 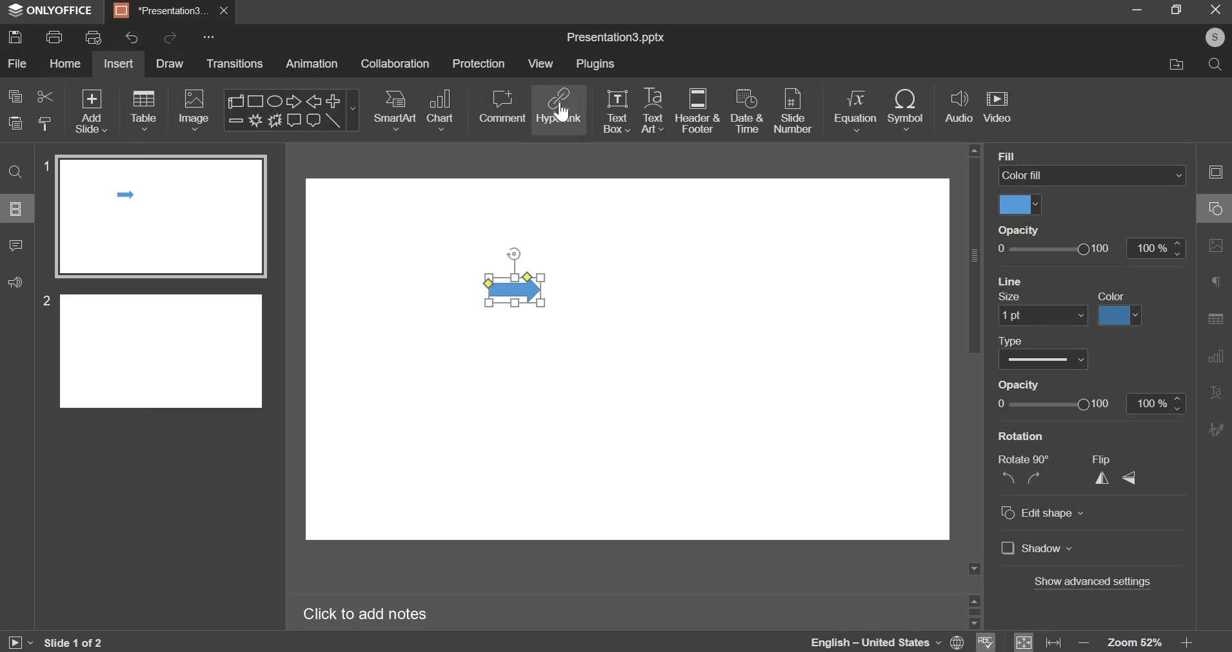 What do you see at coordinates (1024, 642) in the screenshot?
I see `fit to slide` at bounding box center [1024, 642].